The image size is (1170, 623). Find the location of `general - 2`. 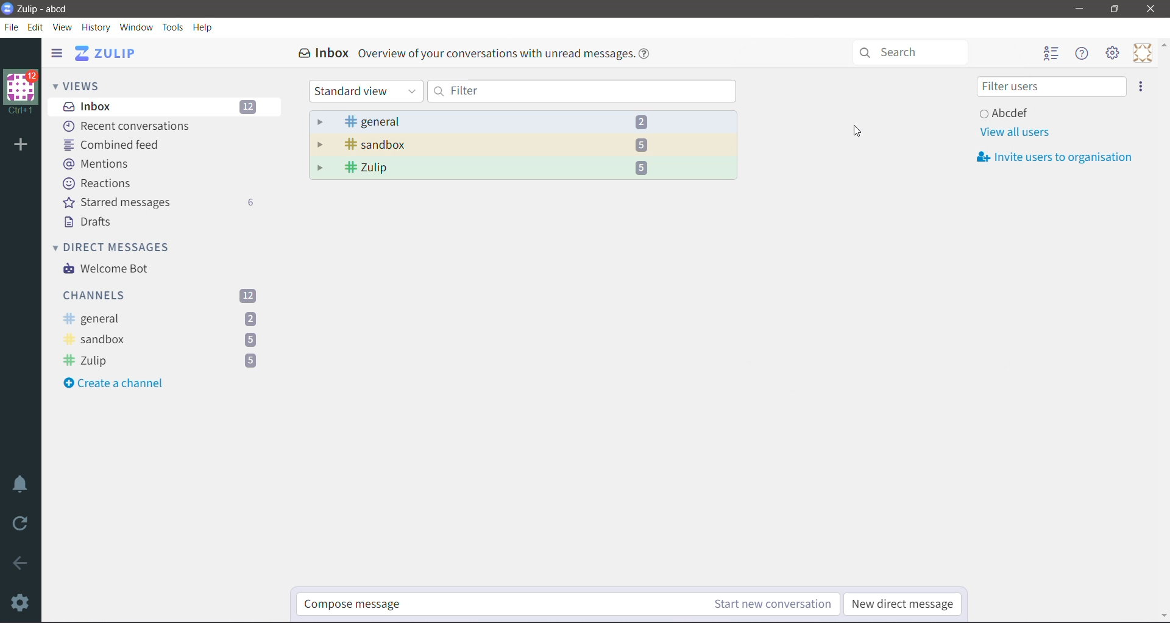

general - 2 is located at coordinates (523, 121).